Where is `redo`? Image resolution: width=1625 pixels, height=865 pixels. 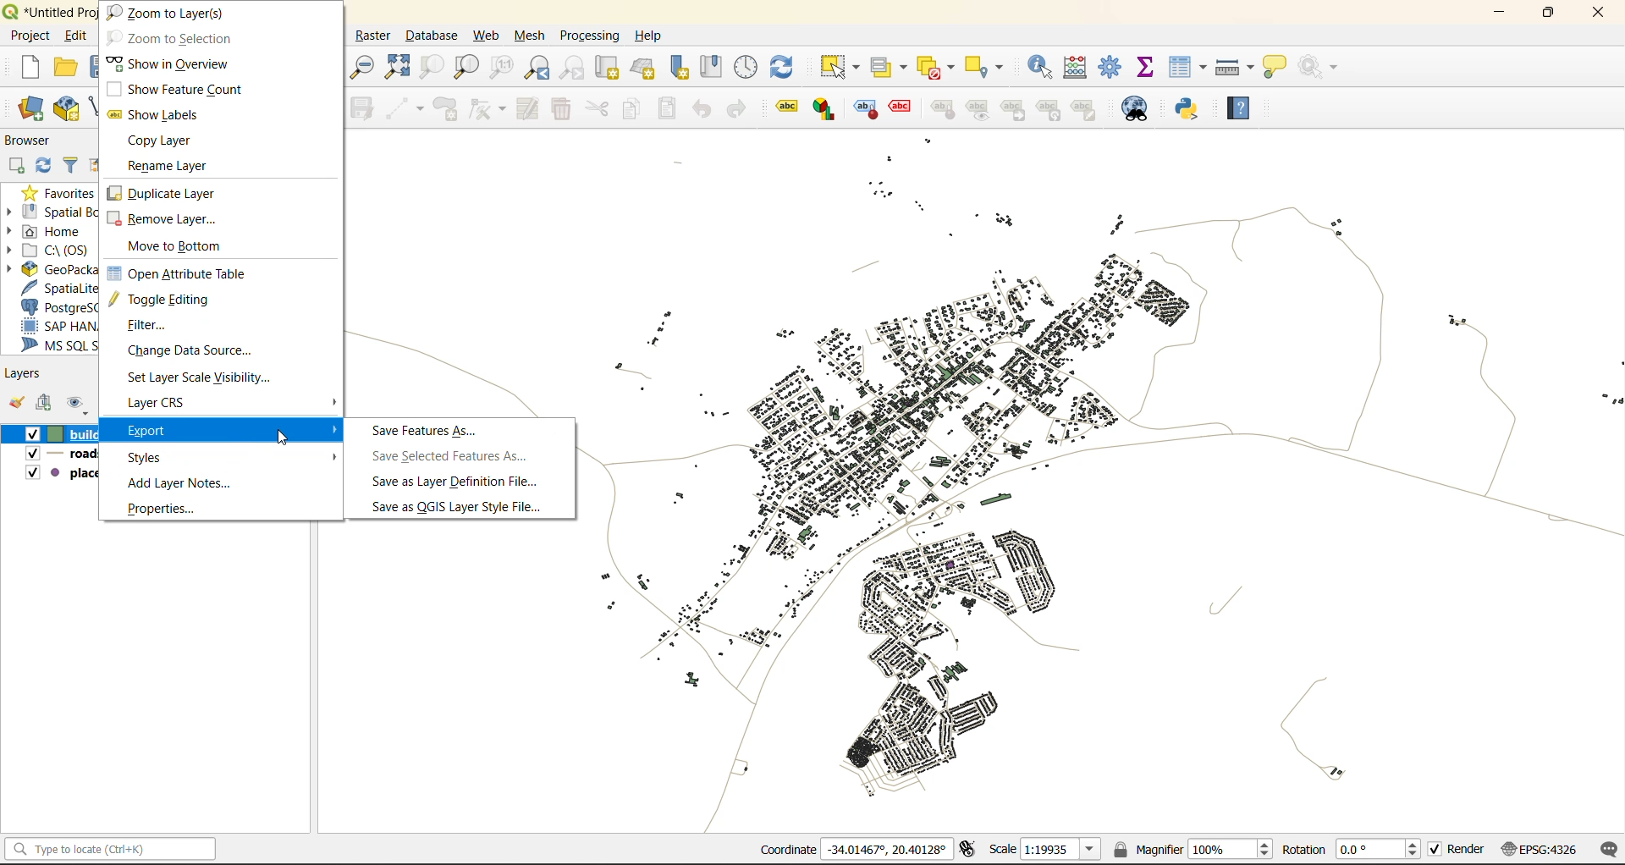
redo is located at coordinates (738, 111).